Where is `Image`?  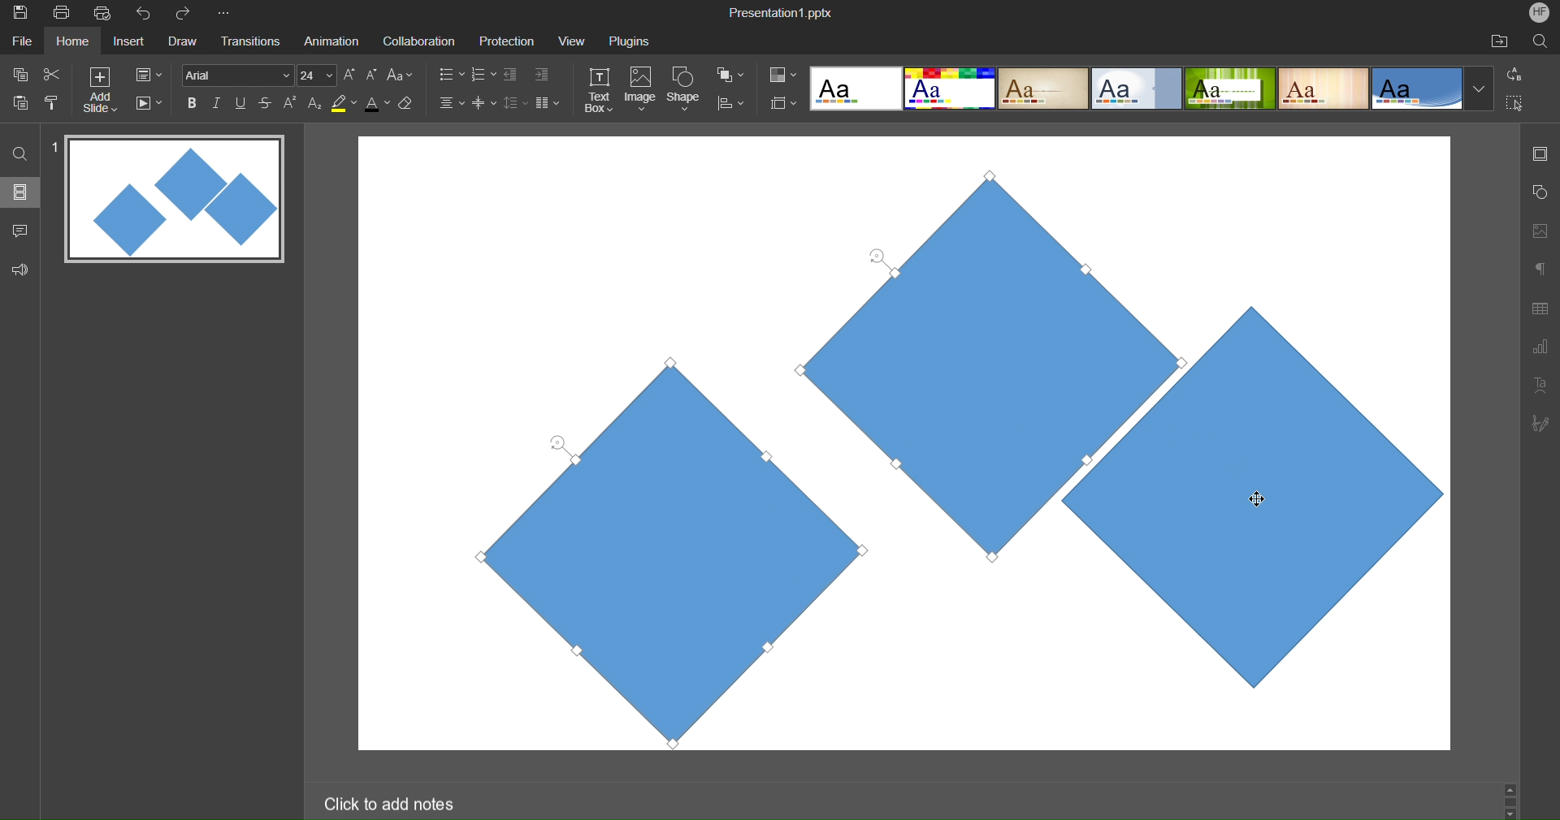 Image is located at coordinates (640, 91).